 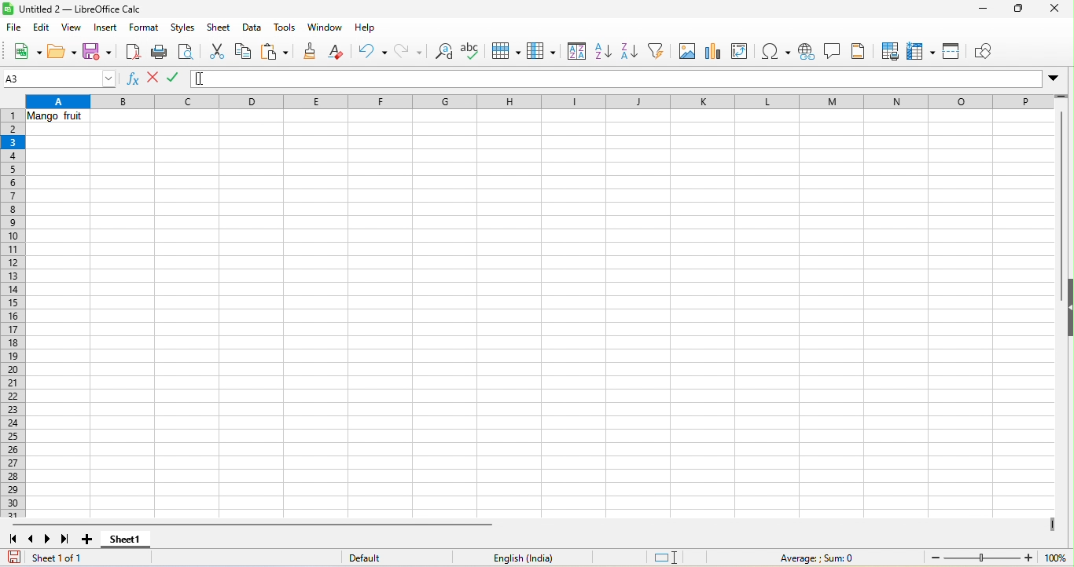 What do you see at coordinates (981, 10) in the screenshot?
I see `minimize` at bounding box center [981, 10].